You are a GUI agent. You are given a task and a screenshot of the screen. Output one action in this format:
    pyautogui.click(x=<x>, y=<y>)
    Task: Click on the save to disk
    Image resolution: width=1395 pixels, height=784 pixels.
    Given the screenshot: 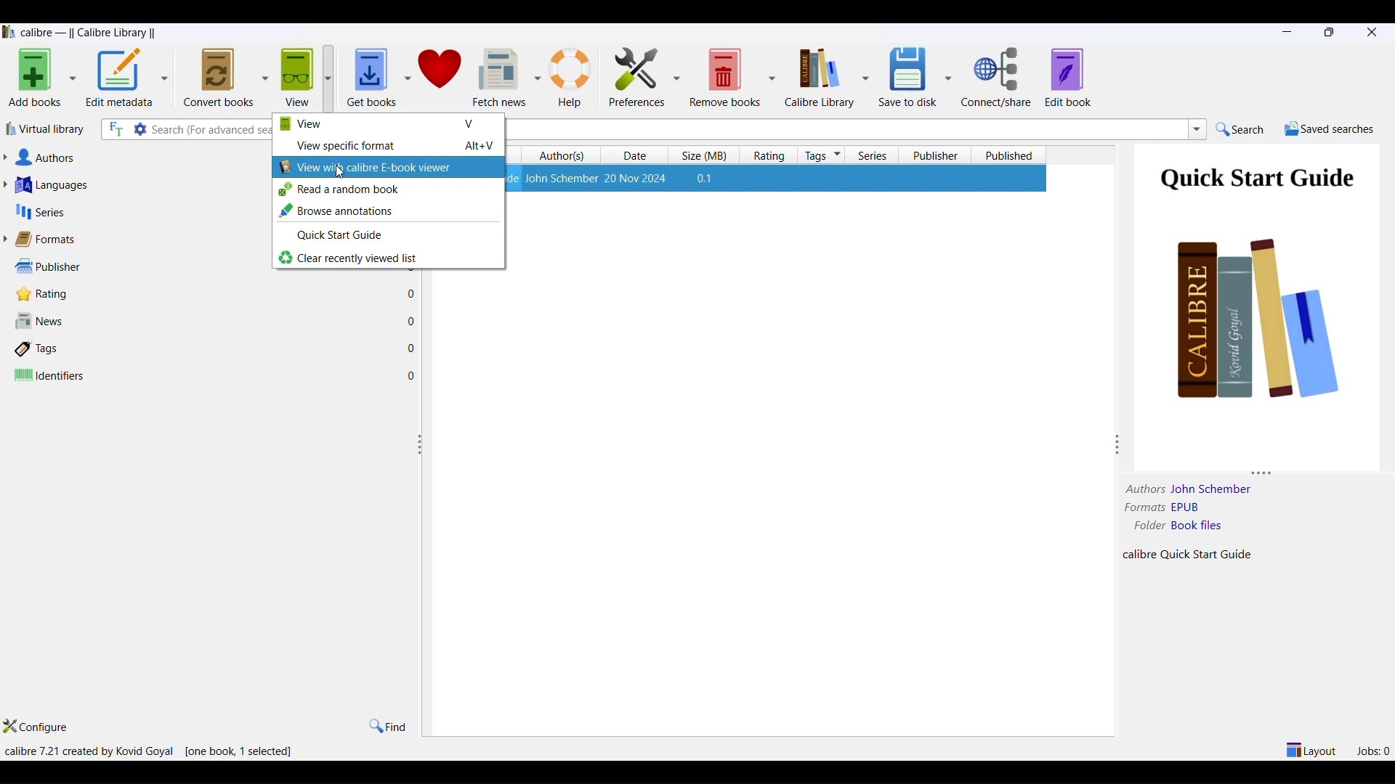 What is the action you would take?
    pyautogui.click(x=905, y=78)
    